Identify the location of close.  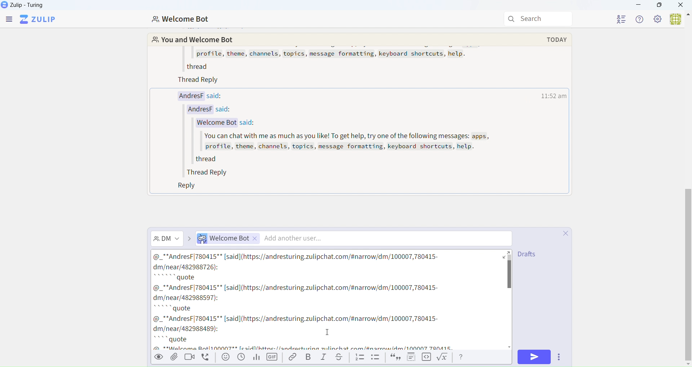
(564, 233).